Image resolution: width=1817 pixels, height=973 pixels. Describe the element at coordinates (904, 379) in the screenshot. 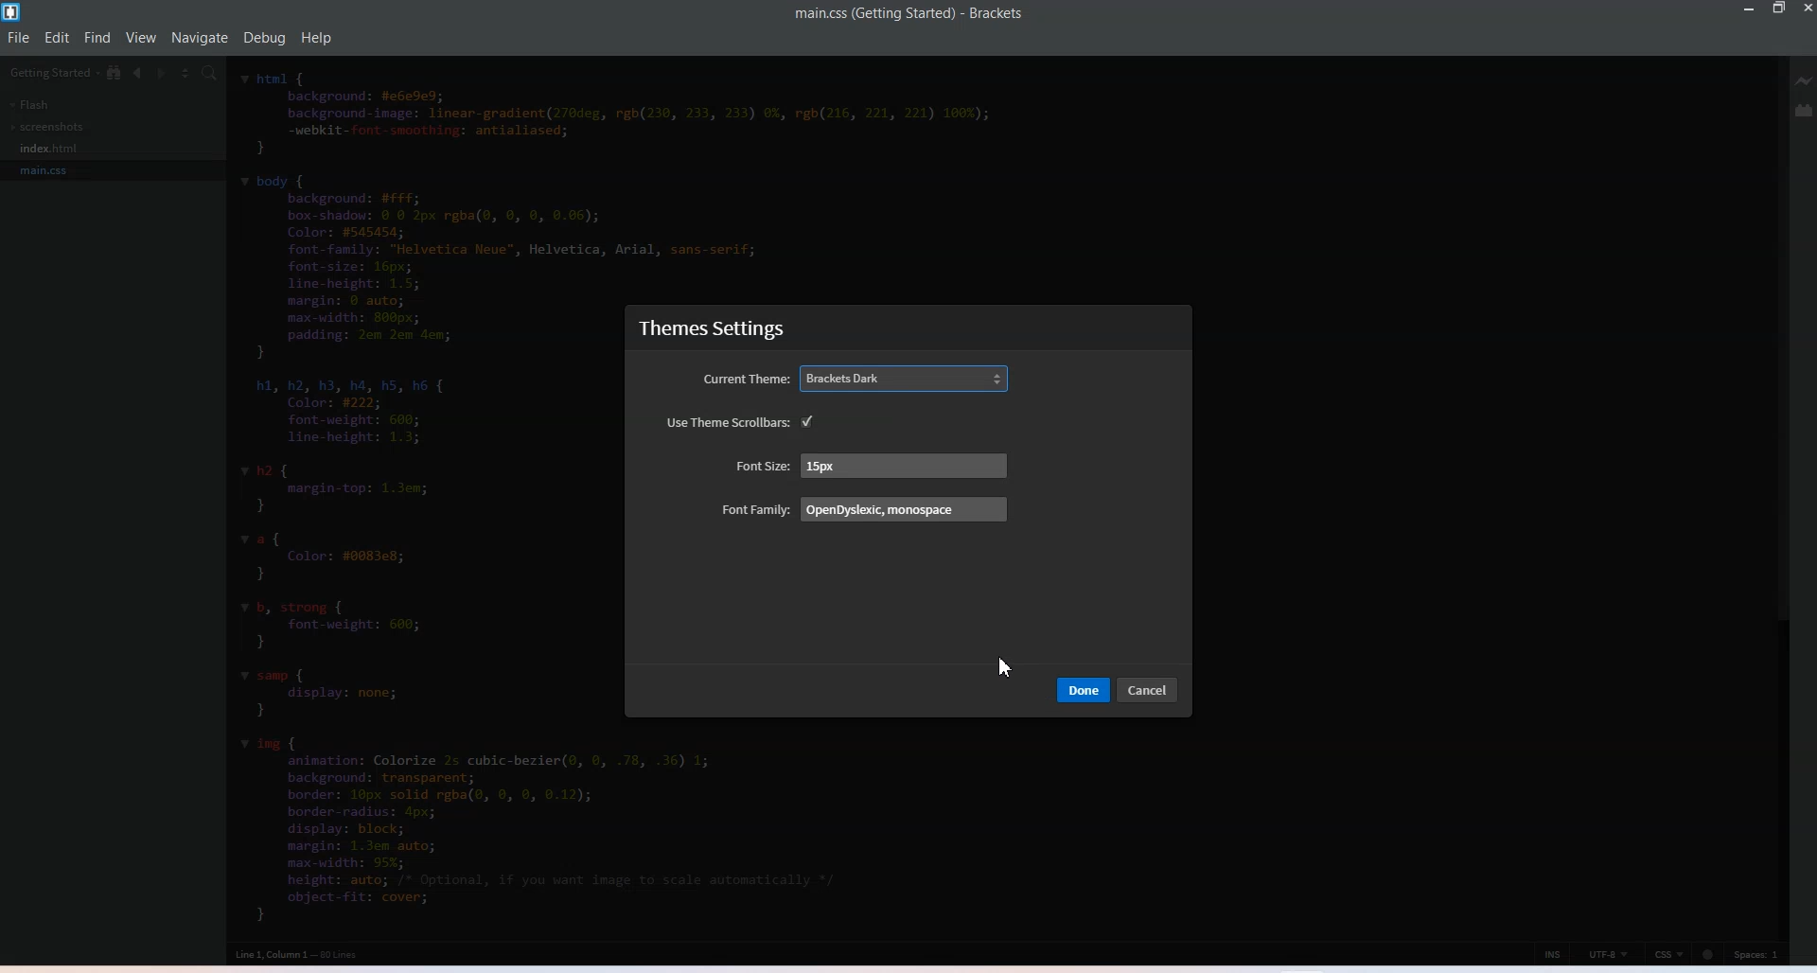

I see `Brackets dark` at that location.